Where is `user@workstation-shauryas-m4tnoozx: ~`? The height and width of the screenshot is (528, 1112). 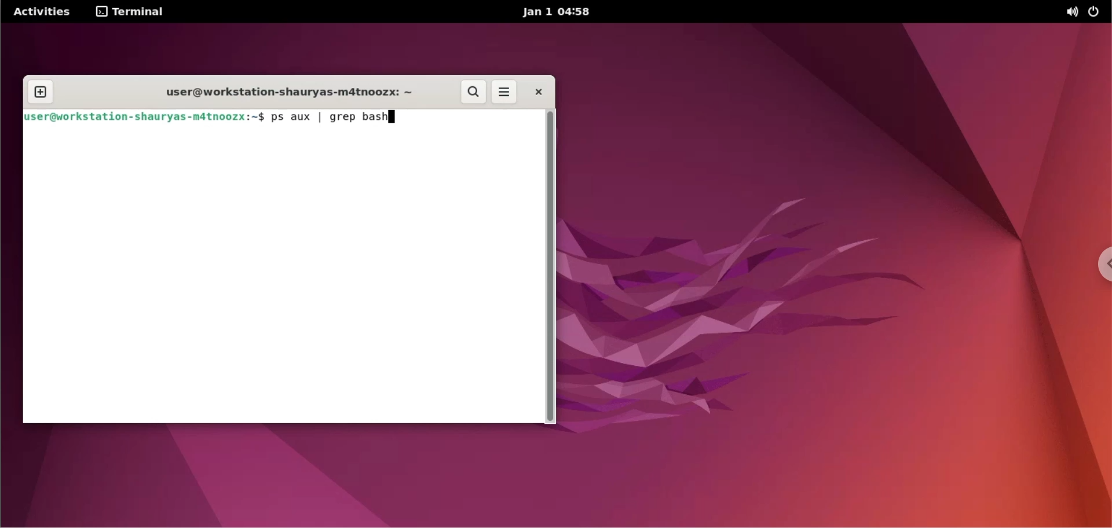 user@workstation-shauryas-m4tnoozx: ~ is located at coordinates (284, 91).